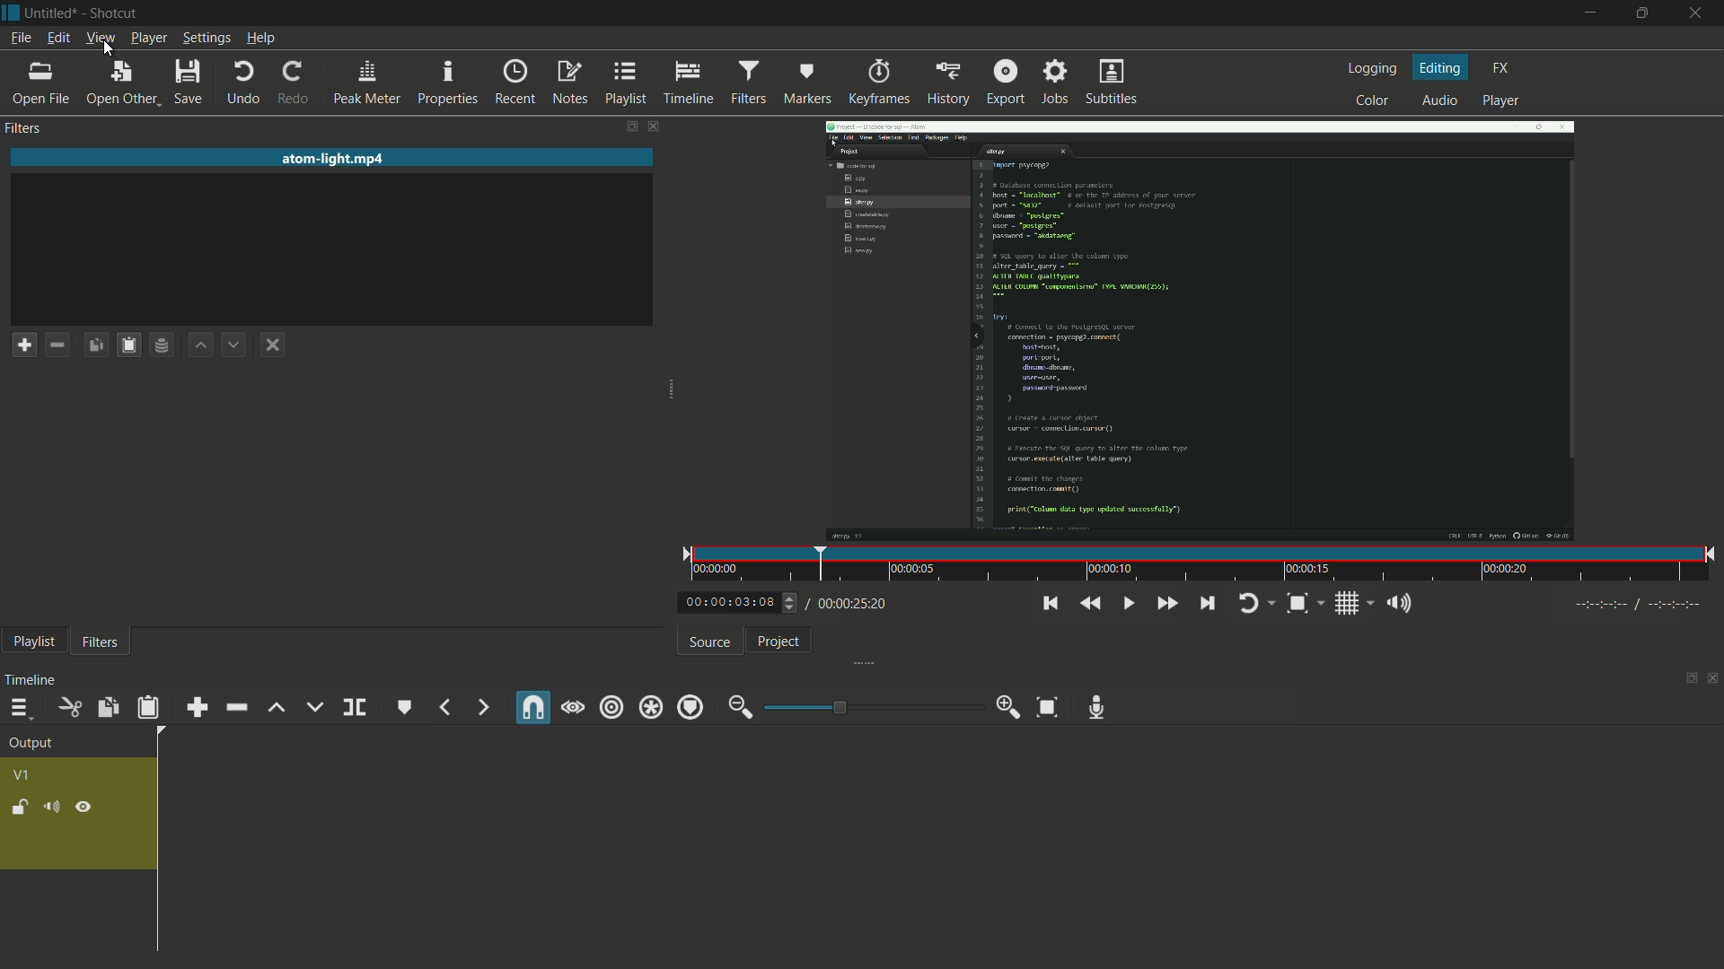  Describe the element at coordinates (1189, 332) in the screenshot. I see `imported video` at that location.